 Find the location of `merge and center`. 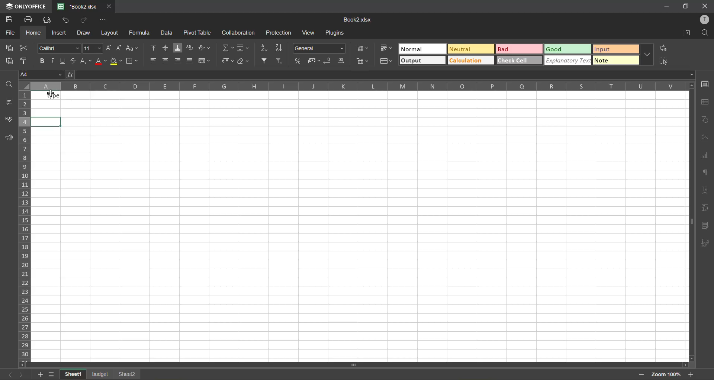

merge and center is located at coordinates (205, 61).